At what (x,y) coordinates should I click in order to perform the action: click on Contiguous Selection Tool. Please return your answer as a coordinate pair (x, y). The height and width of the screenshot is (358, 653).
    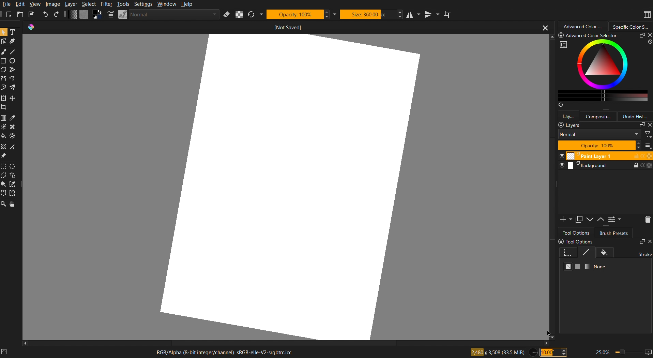
    Looking at the image, I should click on (3, 184).